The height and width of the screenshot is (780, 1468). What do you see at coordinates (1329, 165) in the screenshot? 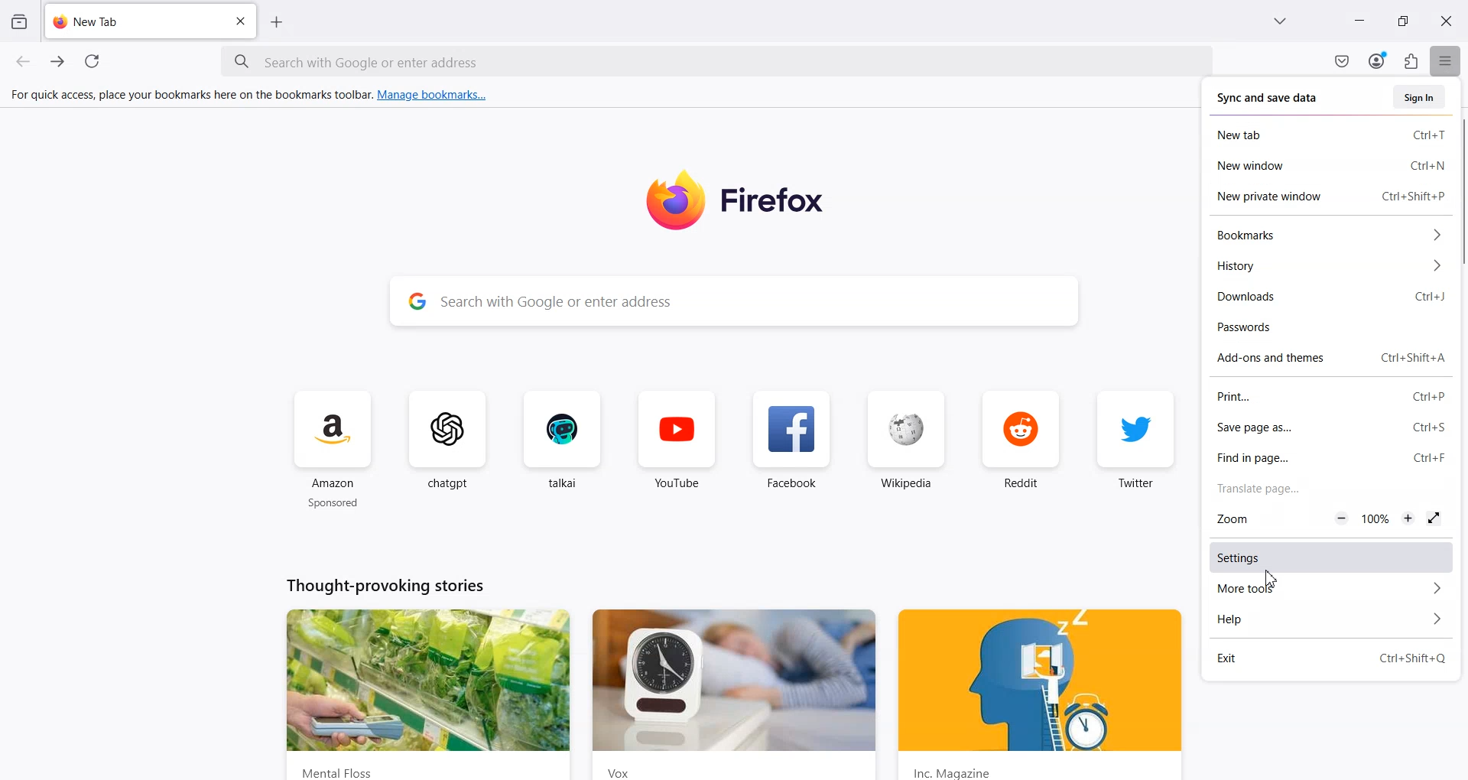
I see `New window Ctri+N` at bounding box center [1329, 165].